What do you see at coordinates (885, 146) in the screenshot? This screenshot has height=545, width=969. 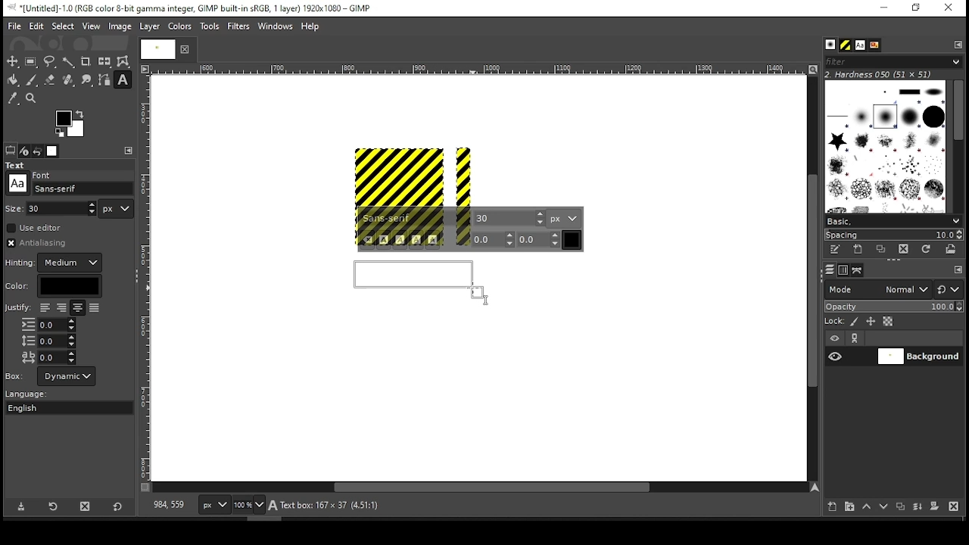 I see `brushes` at bounding box center [885, 146].